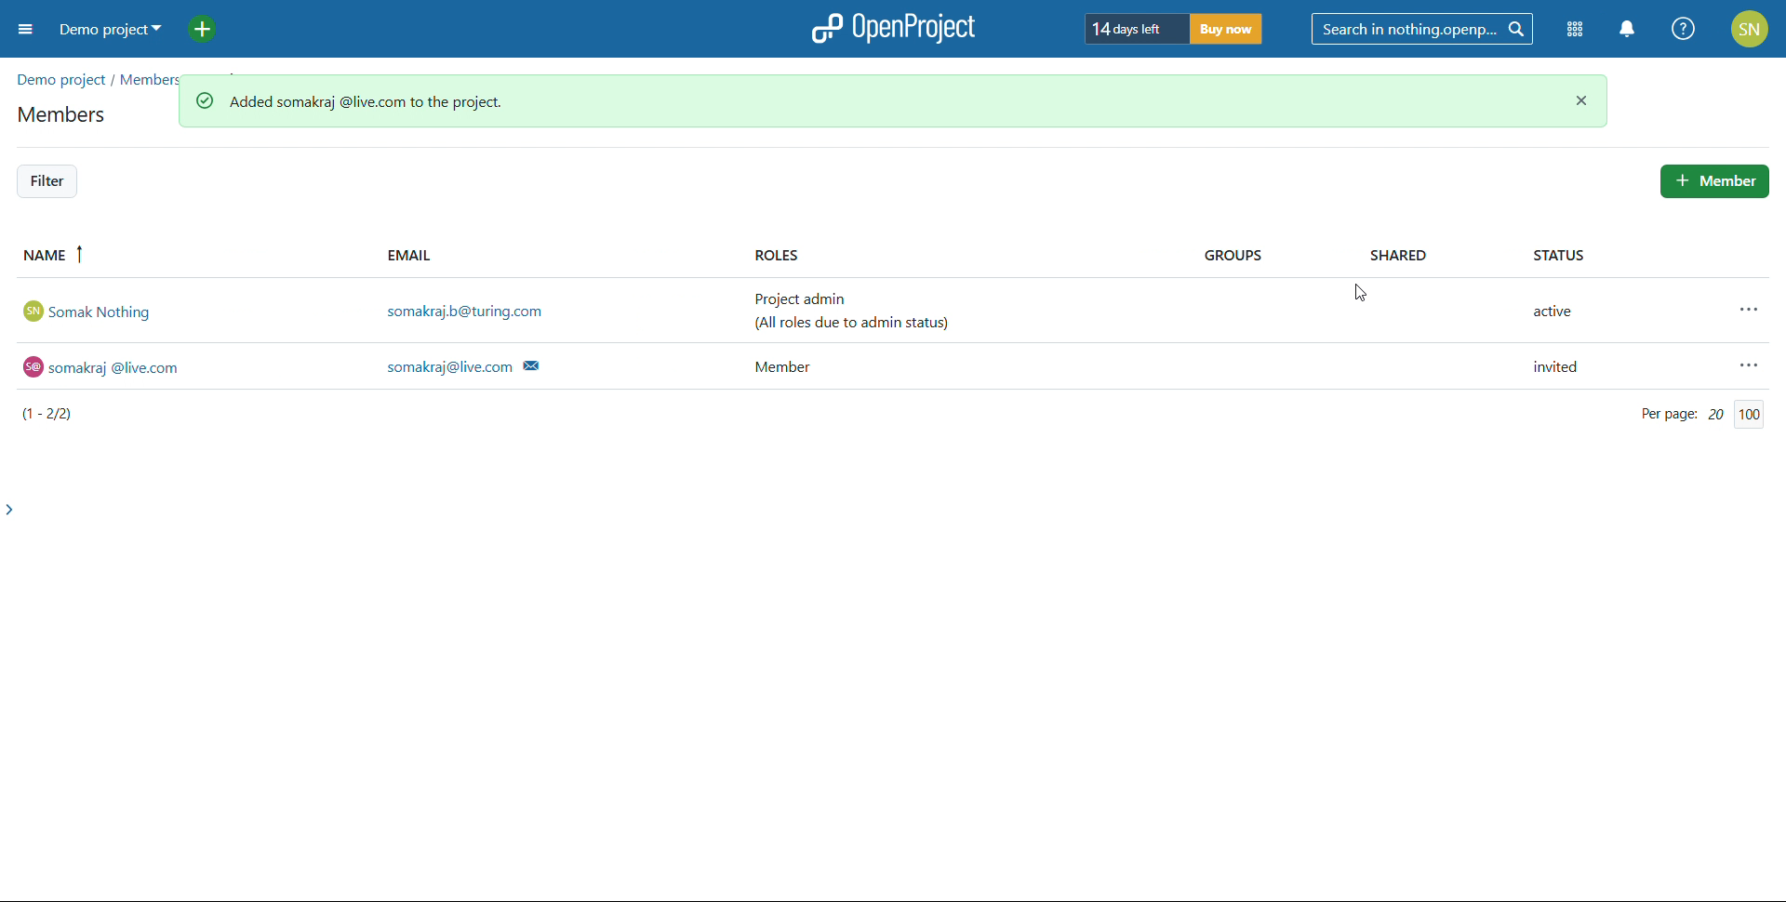 This screenshot has height=902, width=1786. Describe the element at coordinates (1579, 101) in the screenshot. I see `close notification` at that location.